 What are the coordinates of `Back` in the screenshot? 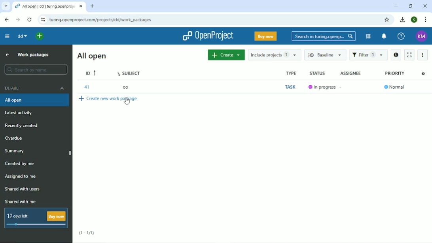 It's located at (7, 20).